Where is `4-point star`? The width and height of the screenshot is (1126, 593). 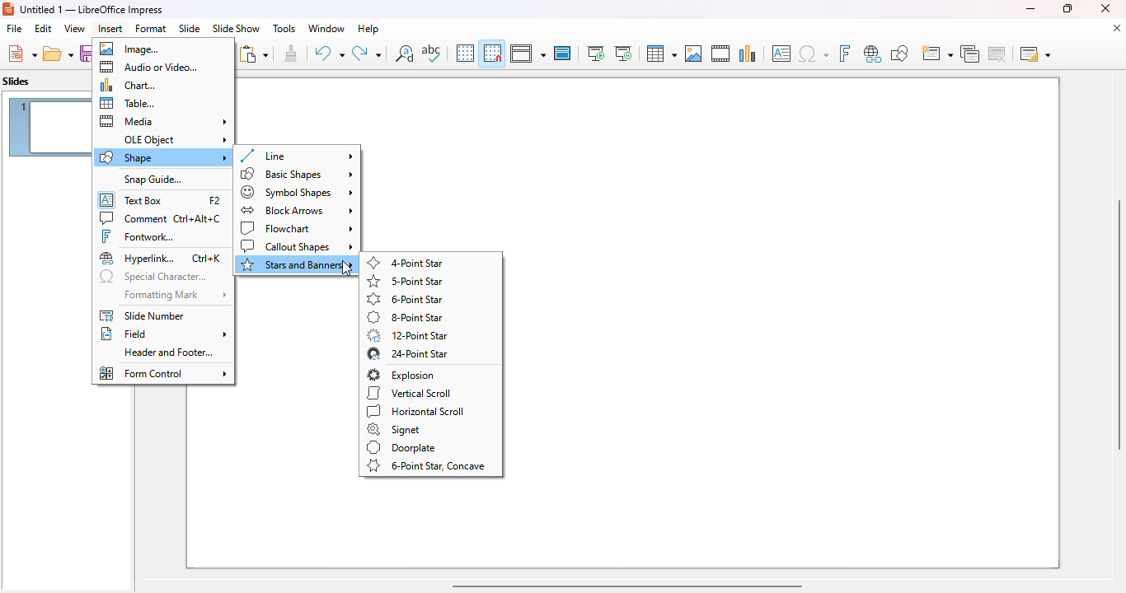 4-point star is located at coordinates (406, 263).